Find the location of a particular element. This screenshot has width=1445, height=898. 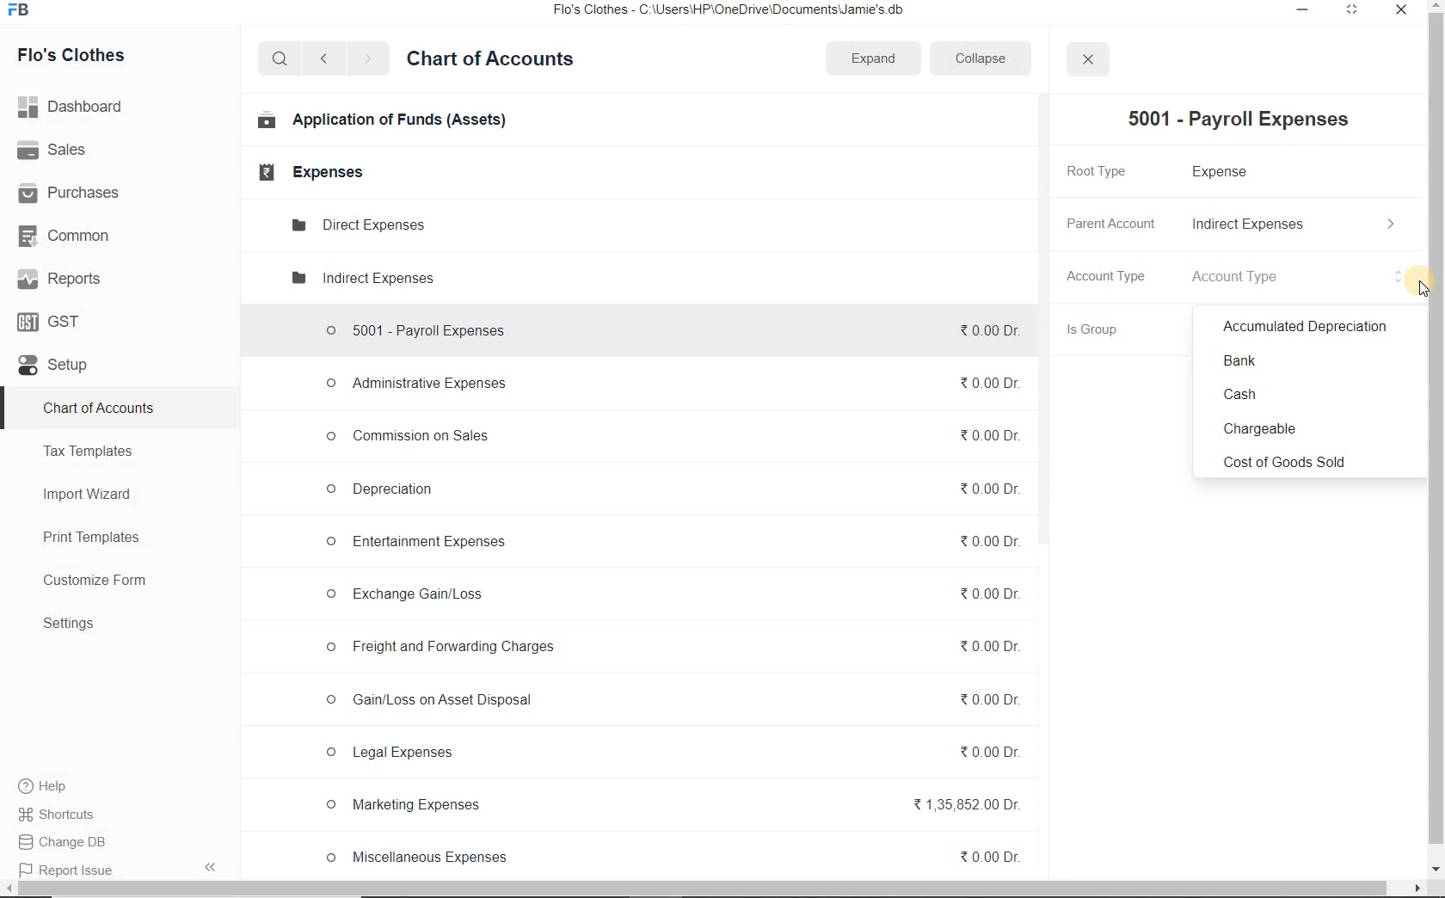

move left is located at coordinates (9, 889).